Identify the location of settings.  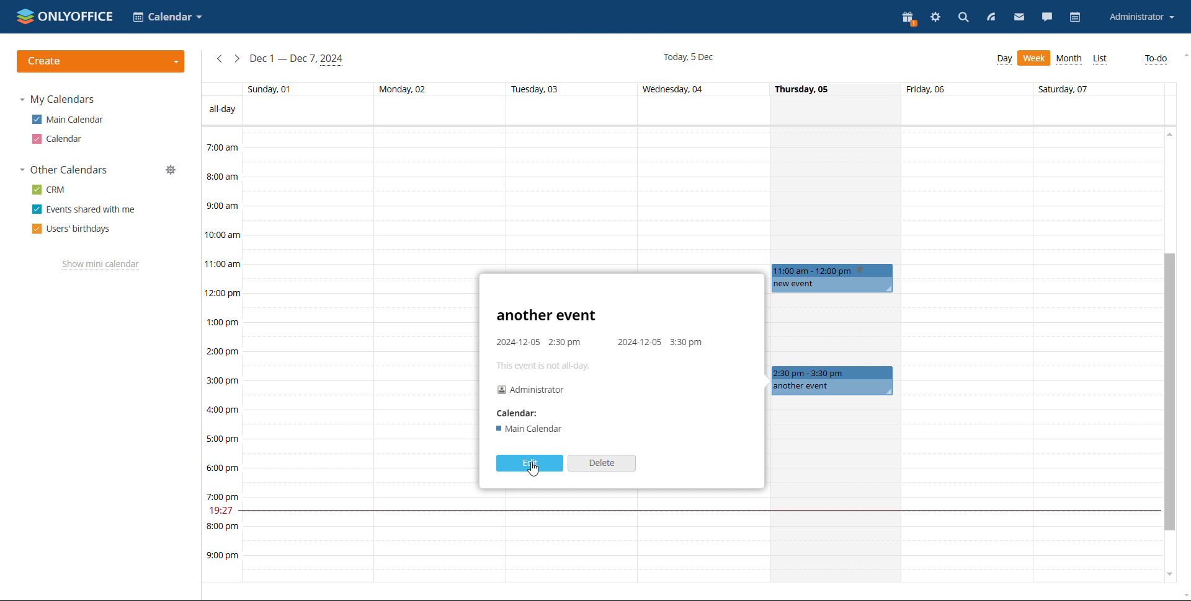
(937, 18).